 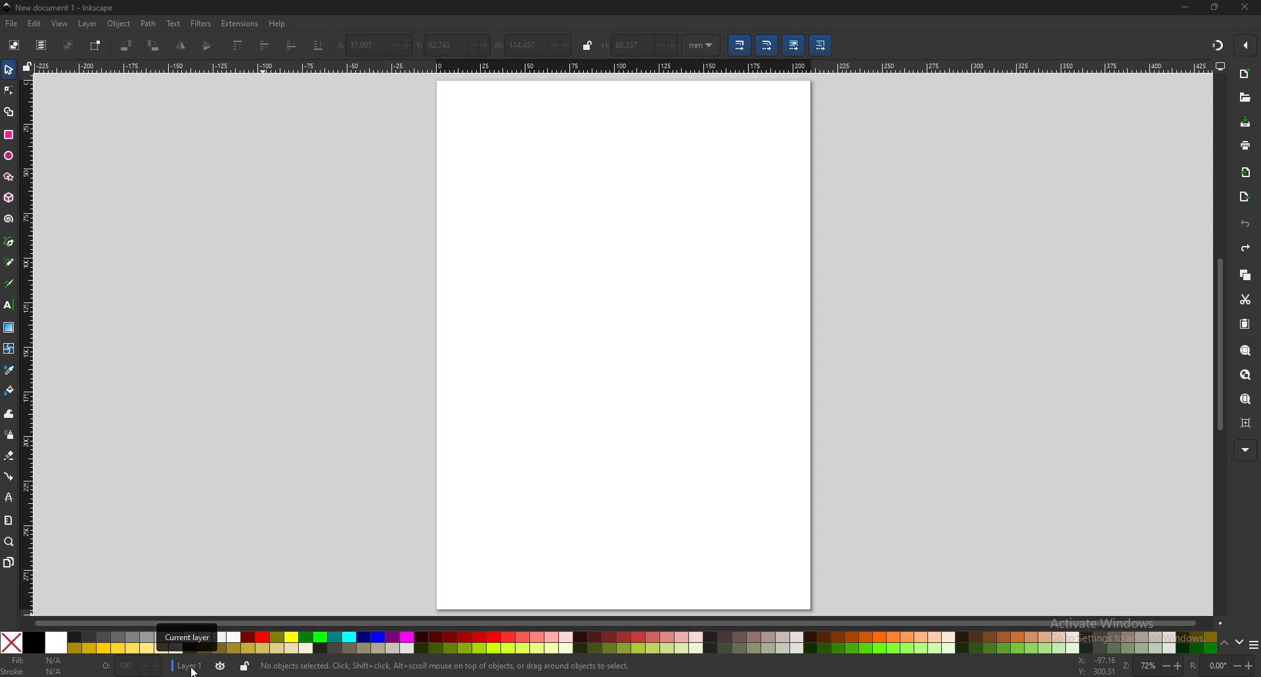 I want to click on zoom, so click(x=1153, y=665).